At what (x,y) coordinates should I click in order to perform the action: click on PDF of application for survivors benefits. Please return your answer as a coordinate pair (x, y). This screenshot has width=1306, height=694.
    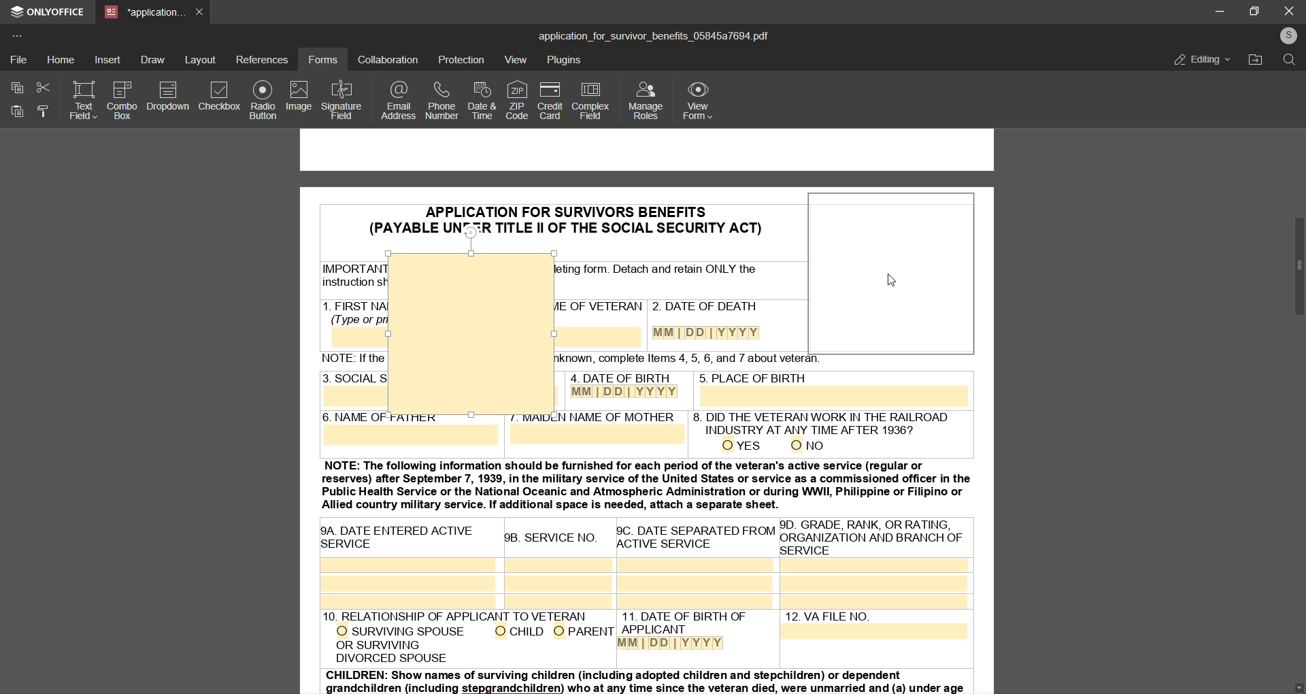
    Looking at the image, I should click on (341, 285).